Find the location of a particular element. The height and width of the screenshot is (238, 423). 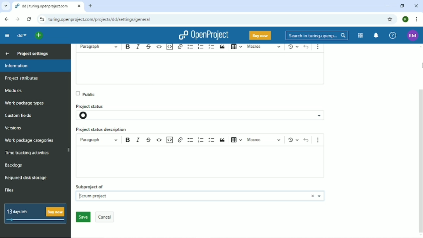

Insert table is located at coordinates (236, 47).